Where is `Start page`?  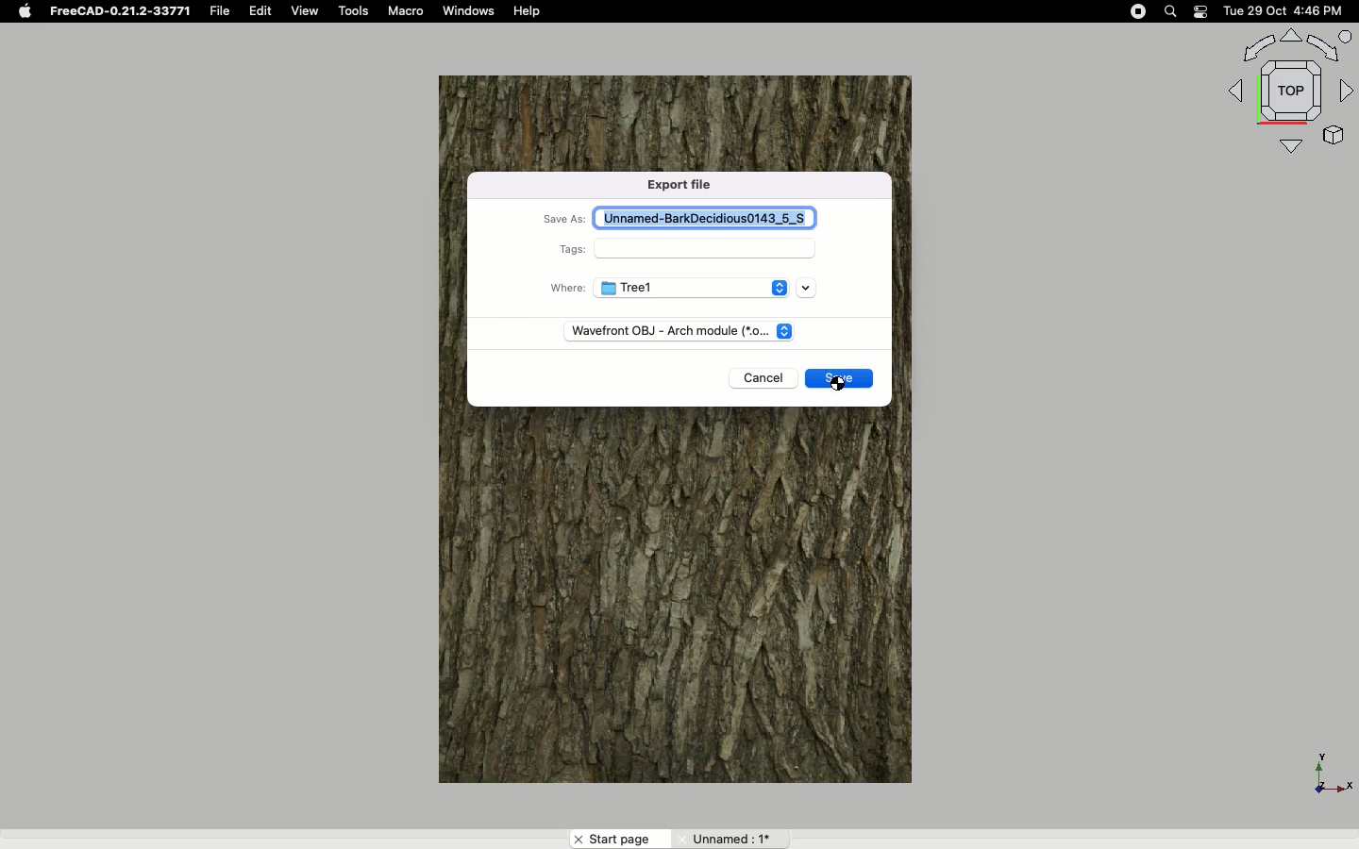
Start page is located at coordinates (619, 839).